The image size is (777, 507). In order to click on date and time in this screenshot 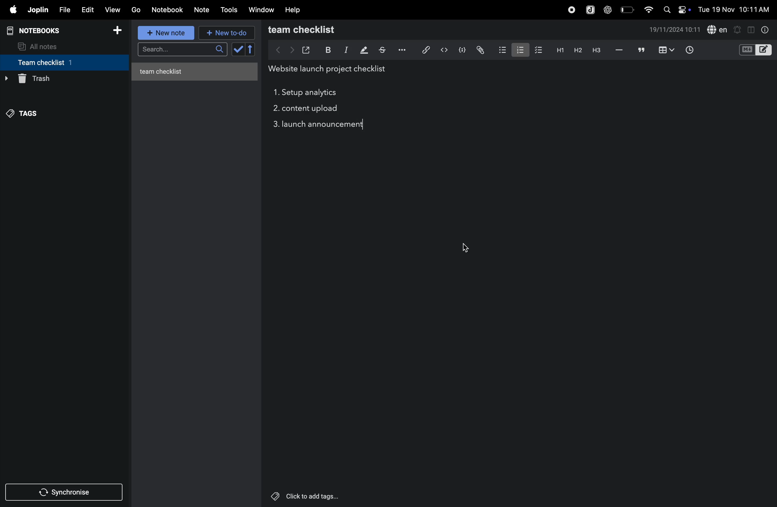, I will do `click(735, 10)`.